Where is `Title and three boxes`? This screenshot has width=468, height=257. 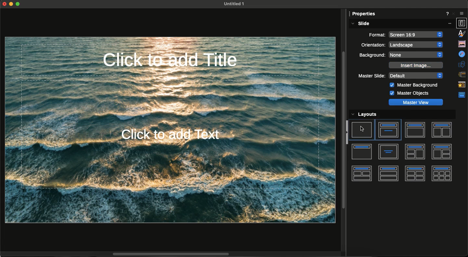 Title and three boxes is located at coordinates (442, 152).